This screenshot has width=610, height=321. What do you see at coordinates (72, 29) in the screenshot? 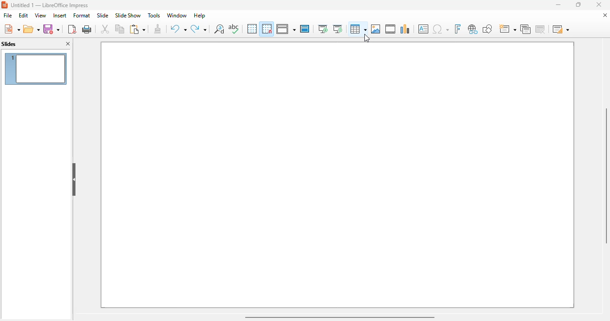
I see `export directly as PDF` at bounding box center [72, 29].